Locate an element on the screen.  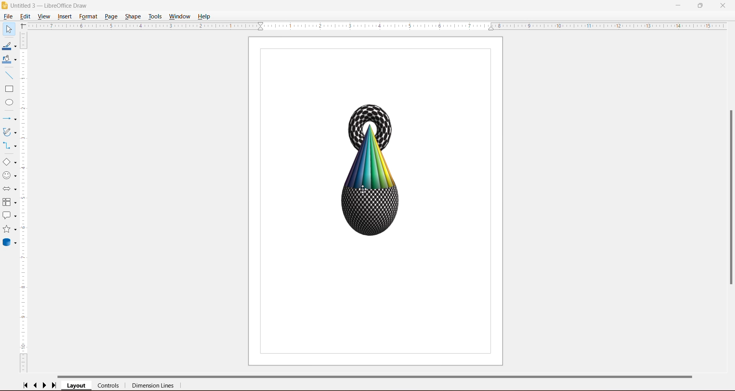
Close is located at coordinates (724, 6).